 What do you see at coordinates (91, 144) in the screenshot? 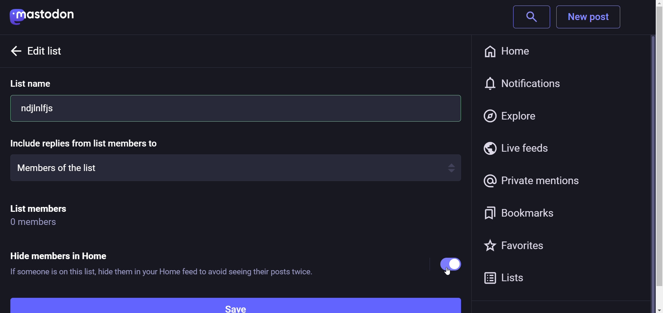
I see `include replies from list member to` at bounding box center [91, 144].